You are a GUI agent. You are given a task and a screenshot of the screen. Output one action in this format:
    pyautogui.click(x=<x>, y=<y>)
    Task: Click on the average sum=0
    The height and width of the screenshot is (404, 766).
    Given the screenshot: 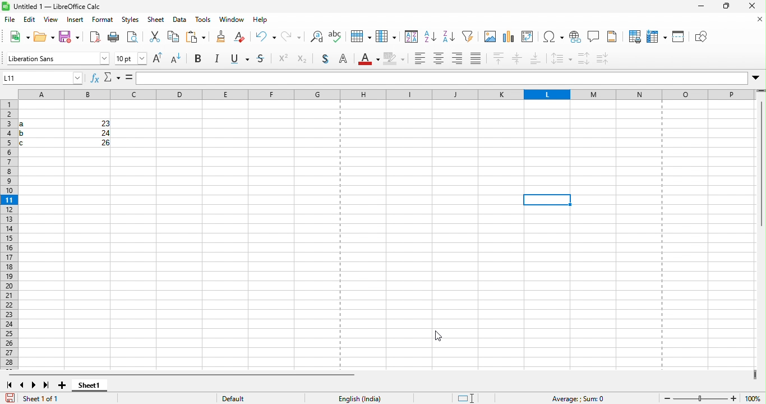 What is the action you would take?
    pyautogui.click(x=576, y=397)
    